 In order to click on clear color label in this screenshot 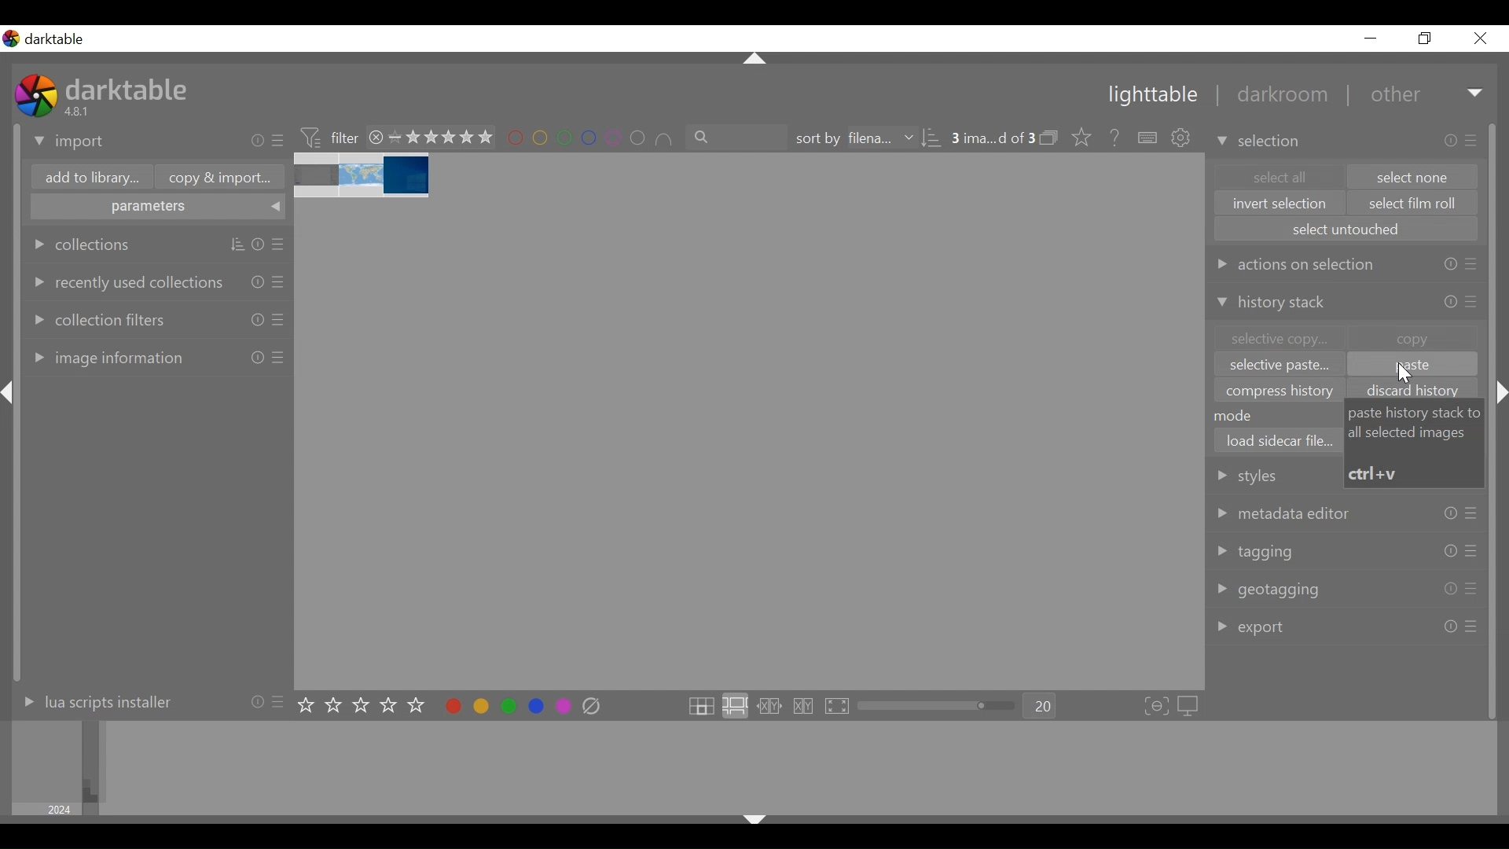, I will do `click(596, 707)`.